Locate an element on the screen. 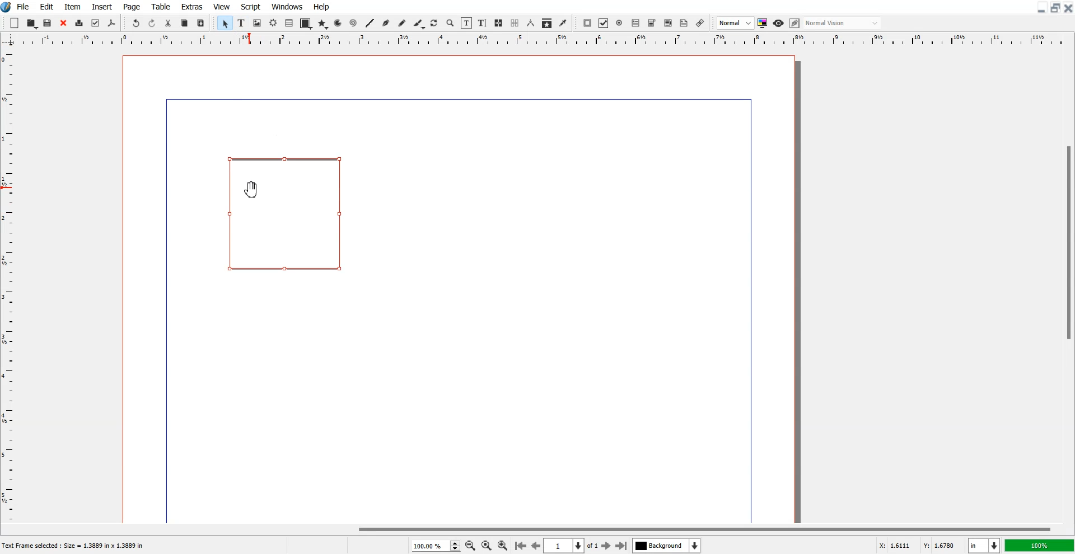  Arc is located at coordinates (339, 23).